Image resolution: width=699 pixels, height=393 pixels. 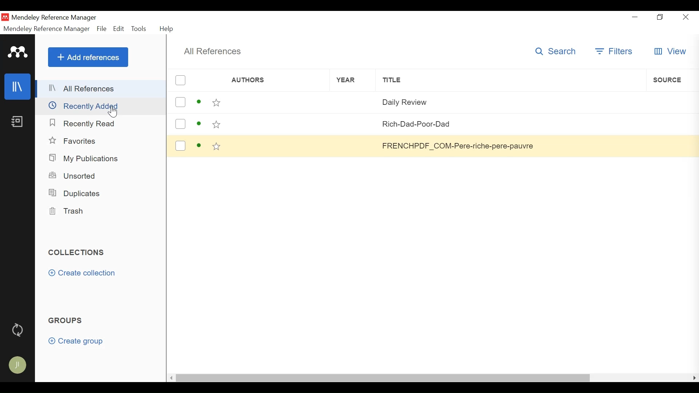 I want to click on Search , so click(x=556, y=51).